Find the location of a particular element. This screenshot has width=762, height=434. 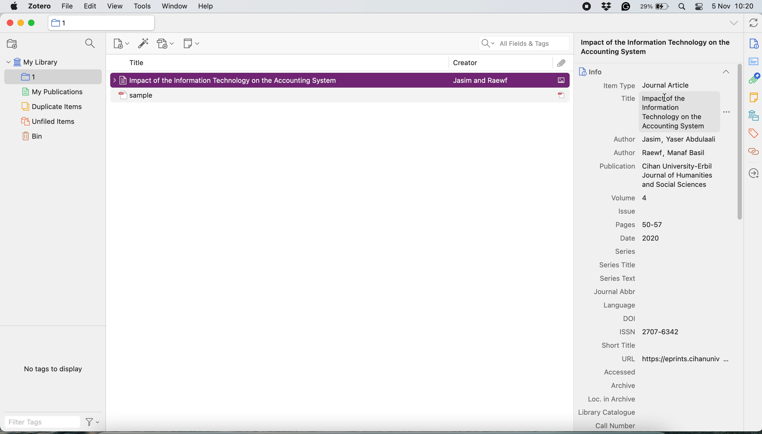

search is located at coordinates (91, 44).